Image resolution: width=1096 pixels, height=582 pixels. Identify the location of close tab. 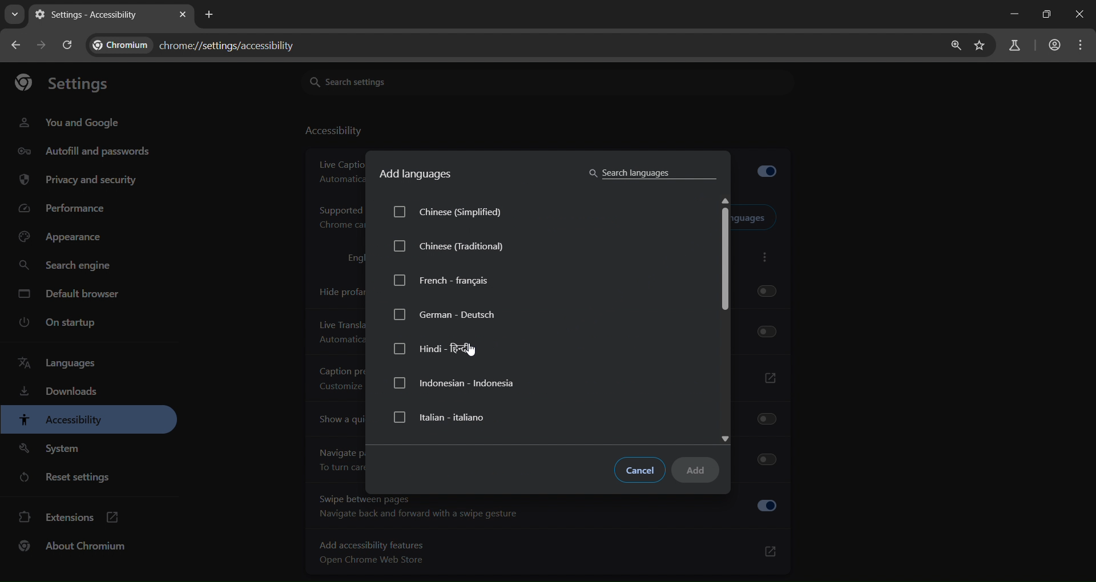
(183, 15).